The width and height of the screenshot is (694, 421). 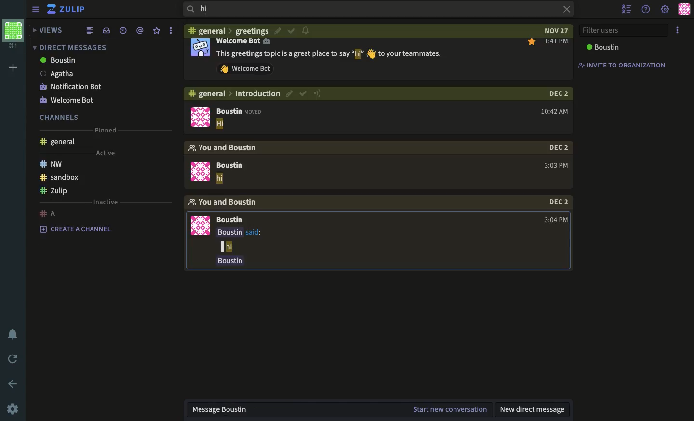 I want to click on user profile, so click(x=685, y=10).